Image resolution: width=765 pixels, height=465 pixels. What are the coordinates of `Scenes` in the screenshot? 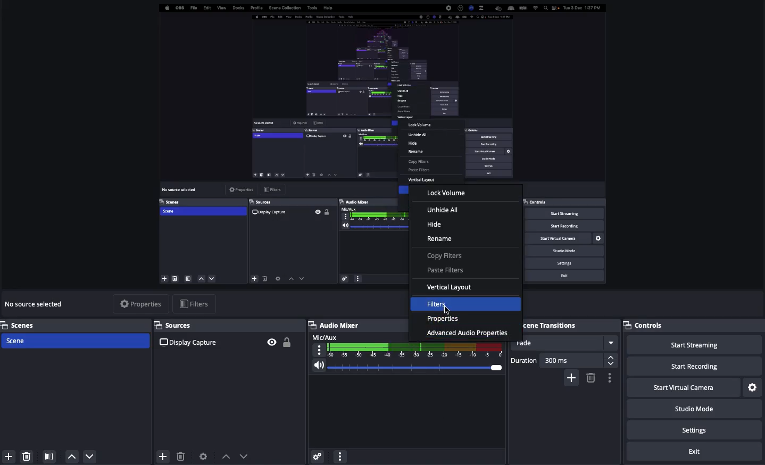 It's located at (76, 325).